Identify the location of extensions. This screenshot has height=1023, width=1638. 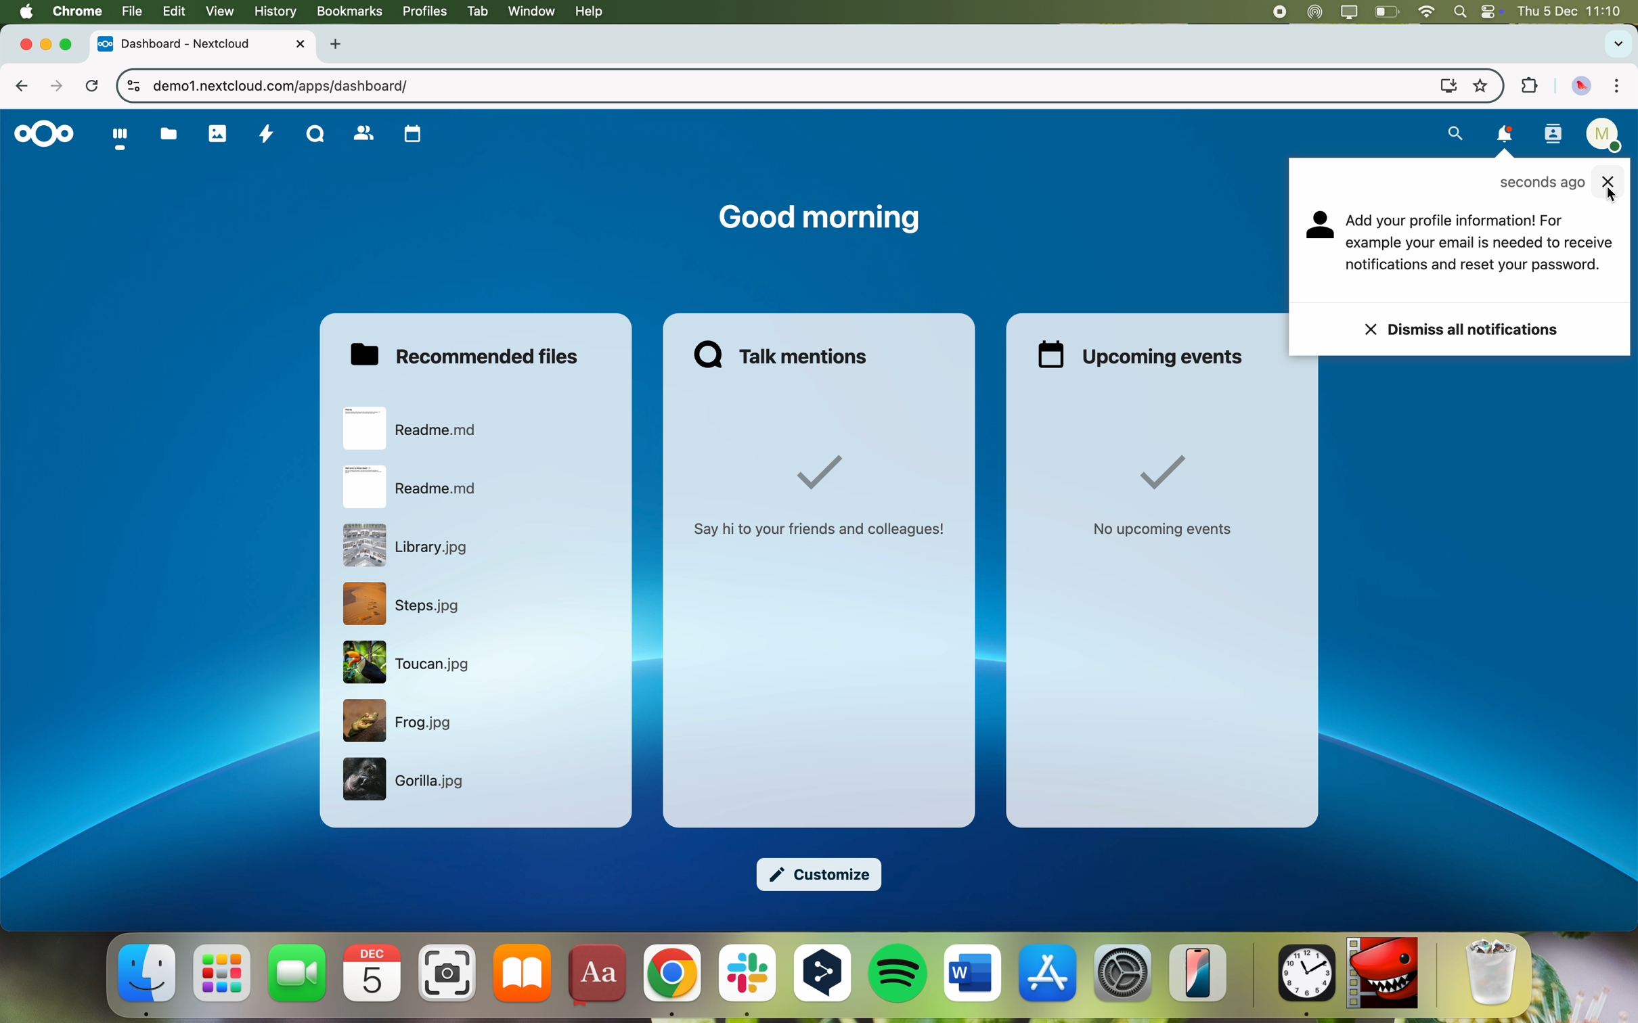
(1527, 87).